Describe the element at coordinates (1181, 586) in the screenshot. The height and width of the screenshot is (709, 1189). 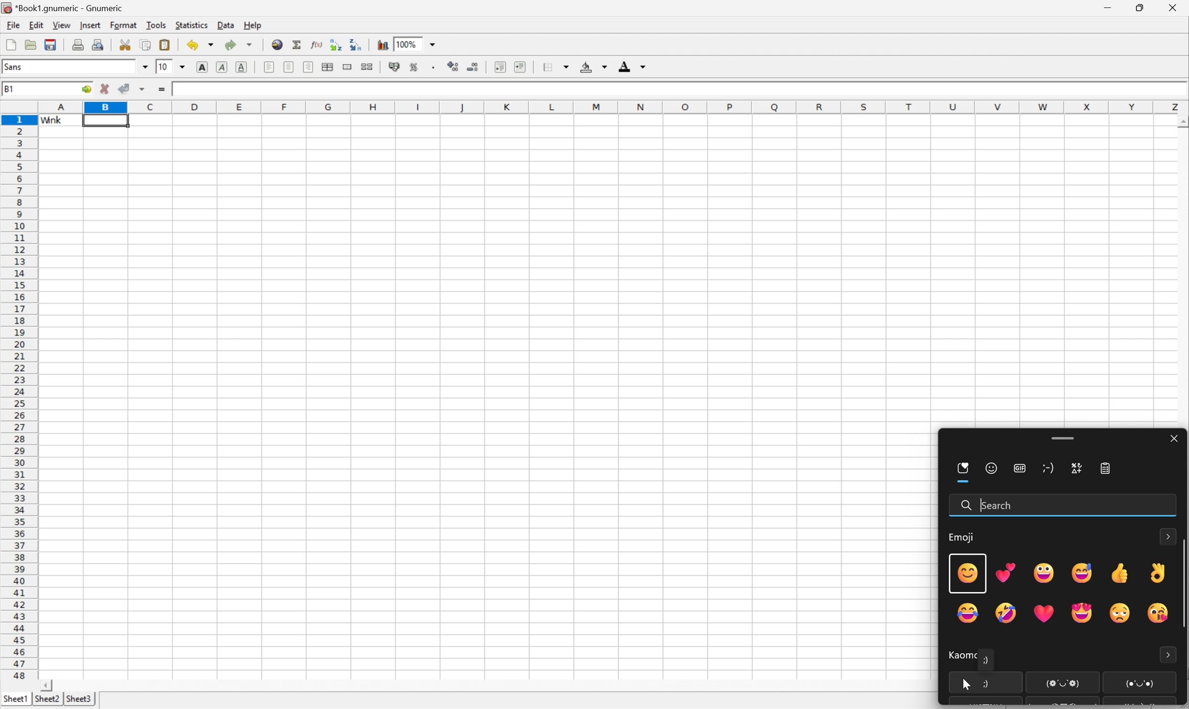
I see `scollbar` at that location.